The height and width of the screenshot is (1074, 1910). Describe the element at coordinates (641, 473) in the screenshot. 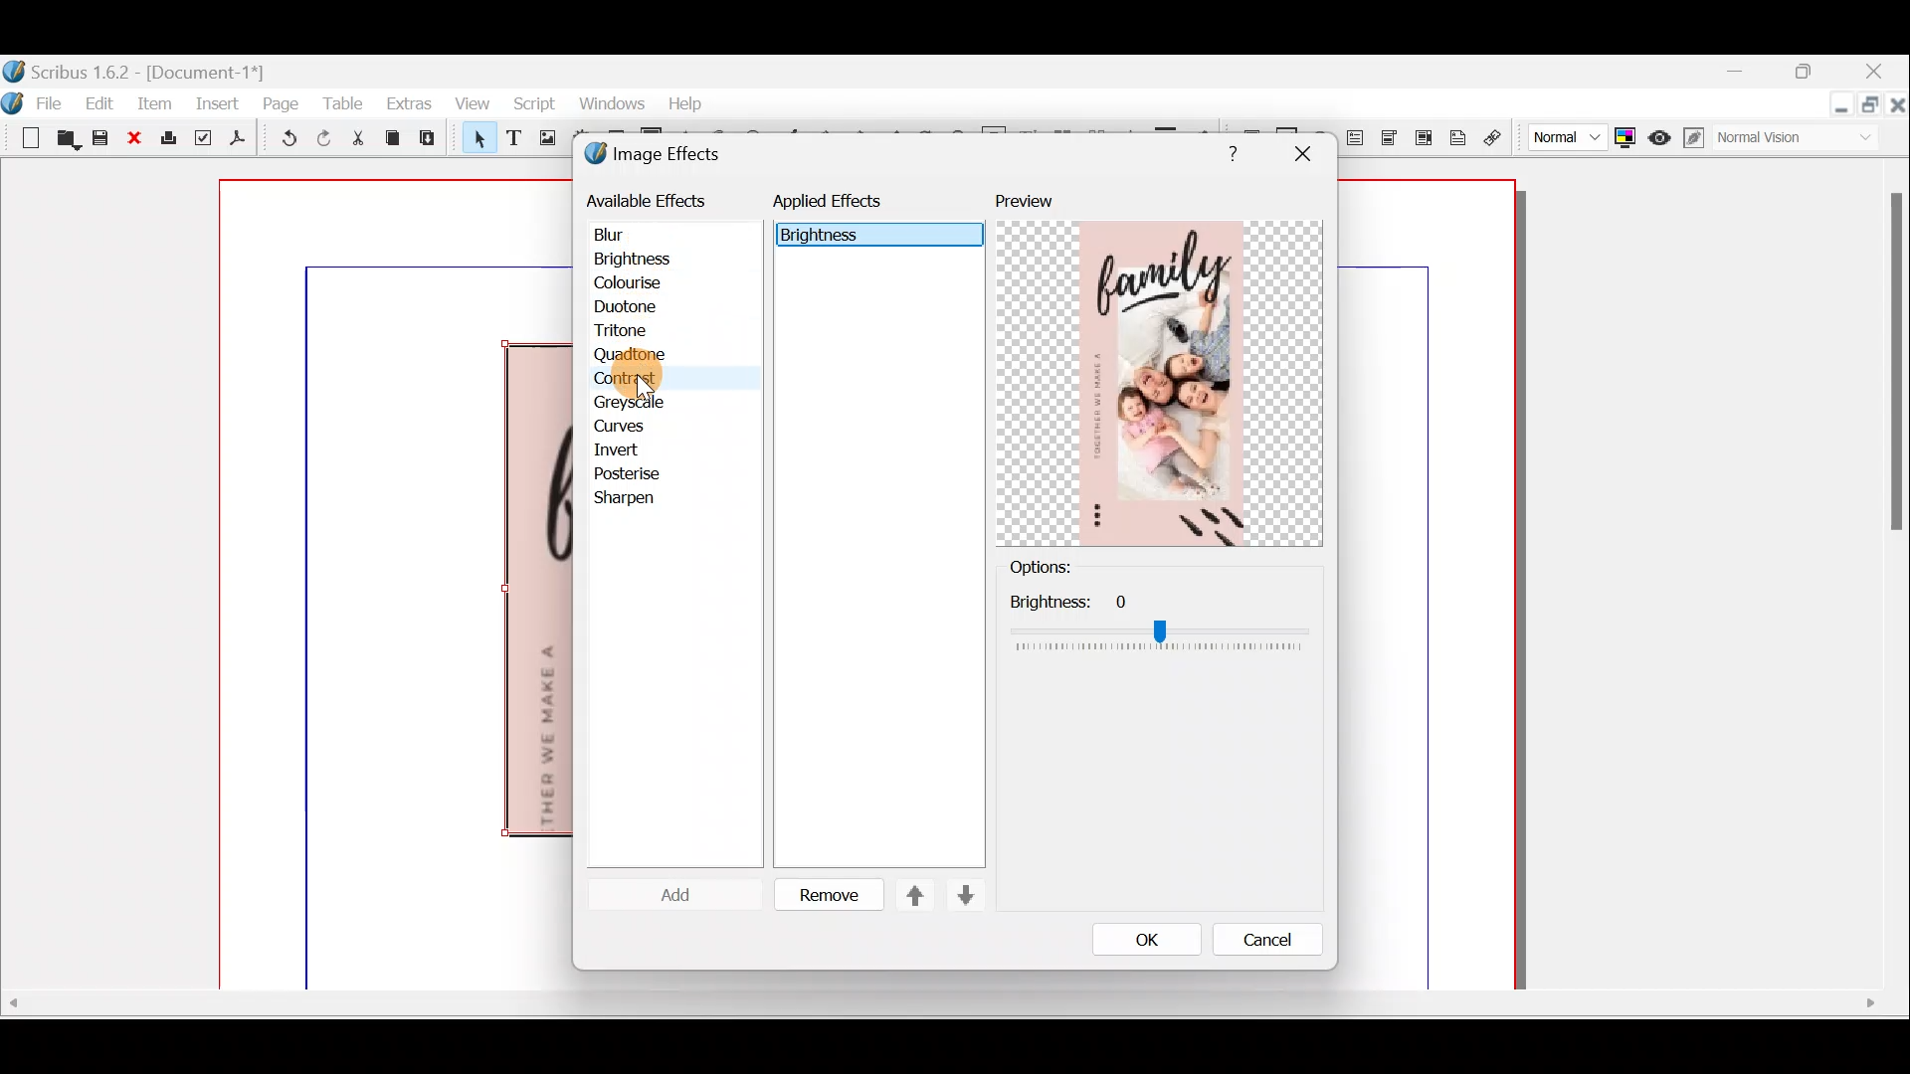

I see `Posterise` at that location.